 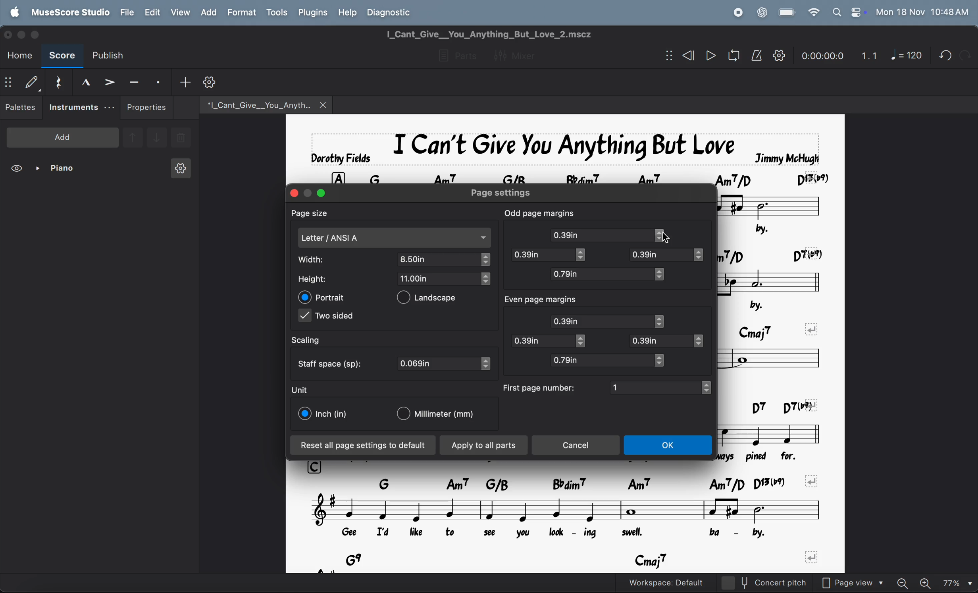 I want to click on help, so click(x=348, y=12).